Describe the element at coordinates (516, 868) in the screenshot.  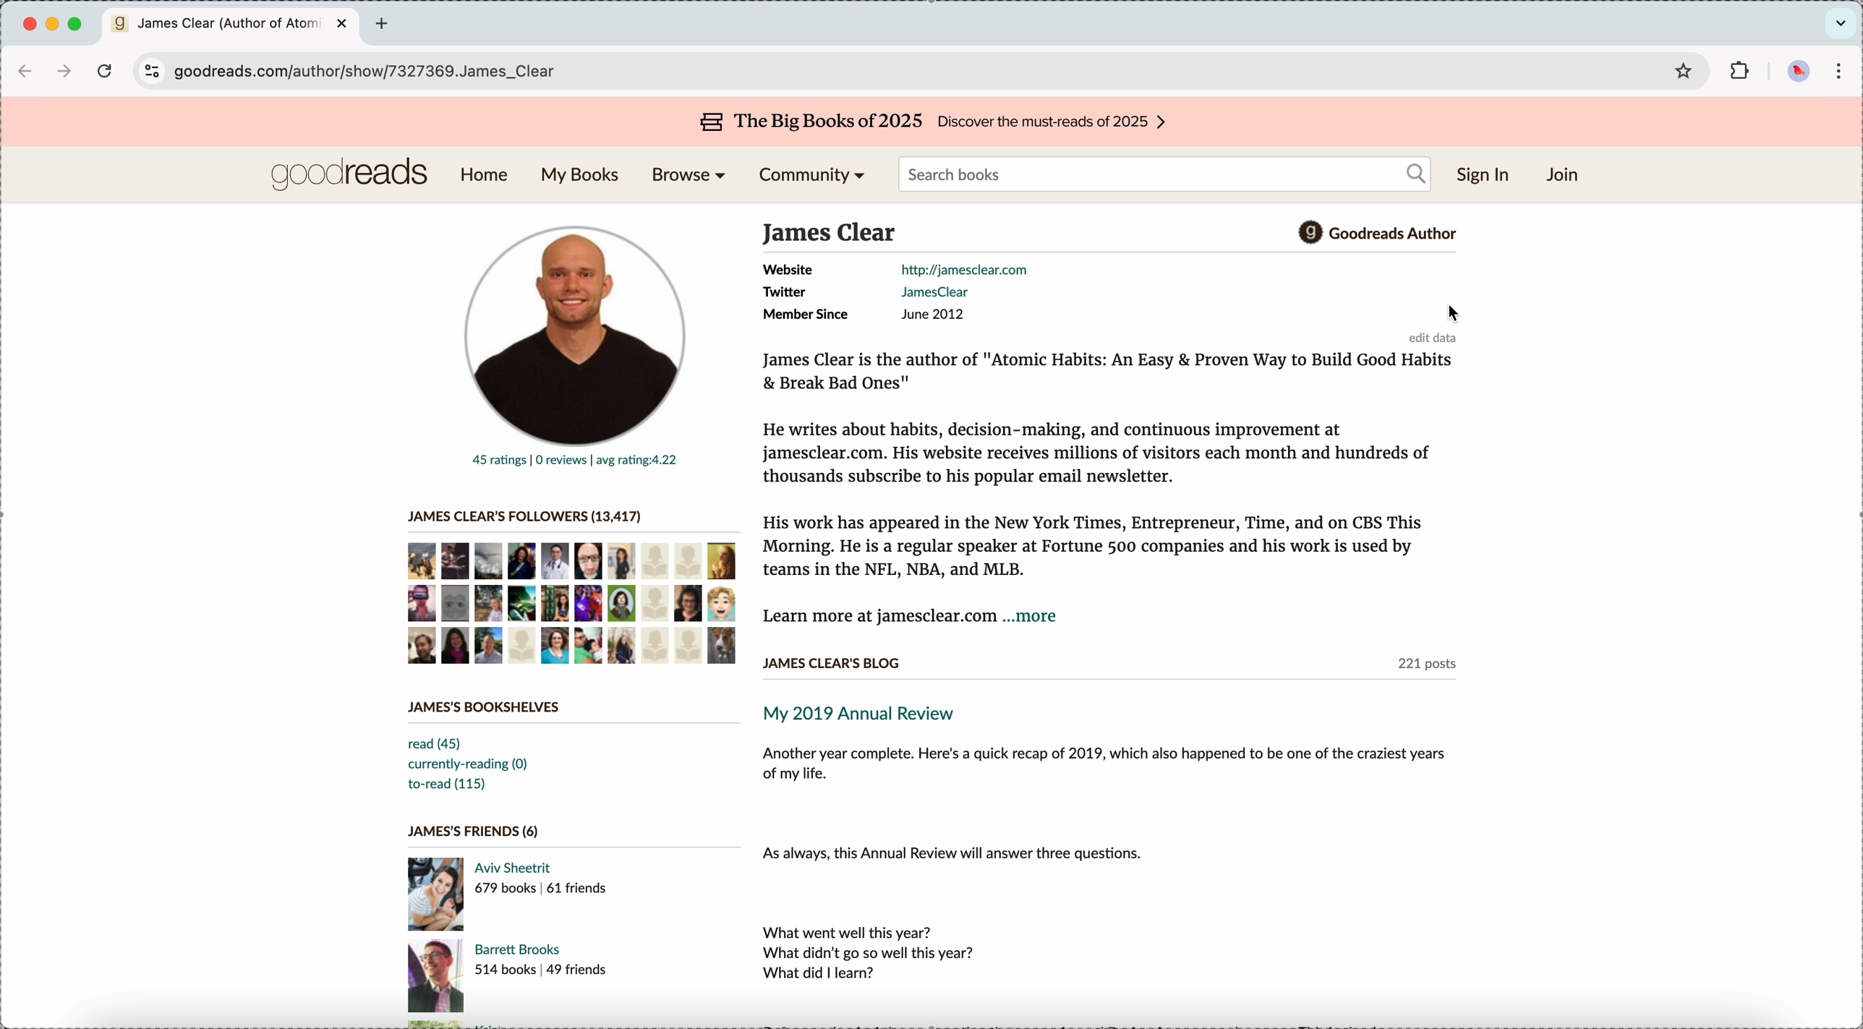
I see `Aviv Sheetrit` at that location.